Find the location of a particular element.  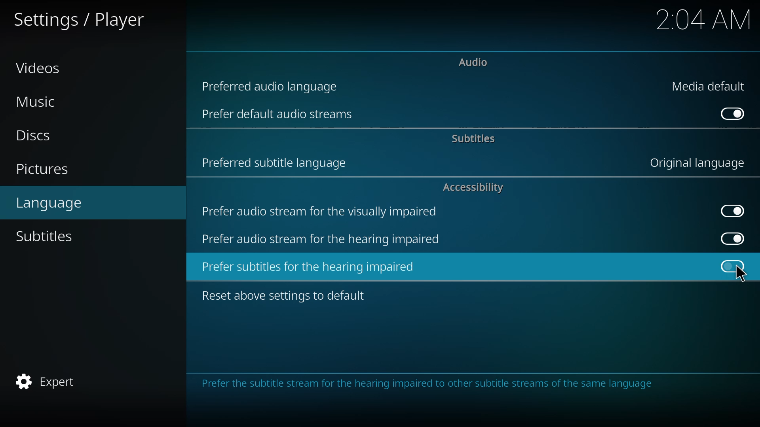

music is located at coordinates (38, 101).